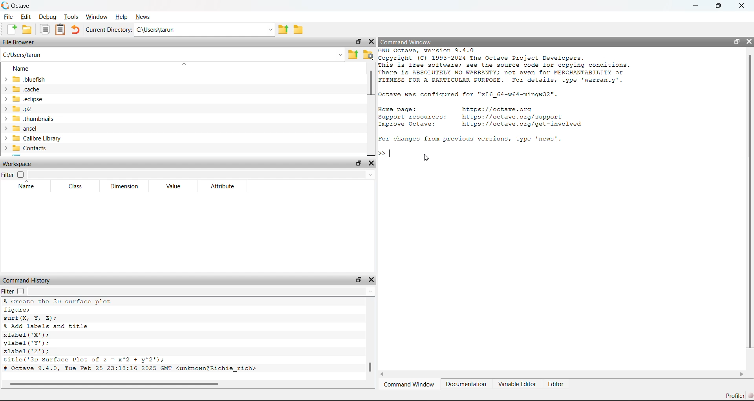  What do you see at coordinates (563, 374) in the screenshot?
I see `Scroll` at bounding box center [563, 374].